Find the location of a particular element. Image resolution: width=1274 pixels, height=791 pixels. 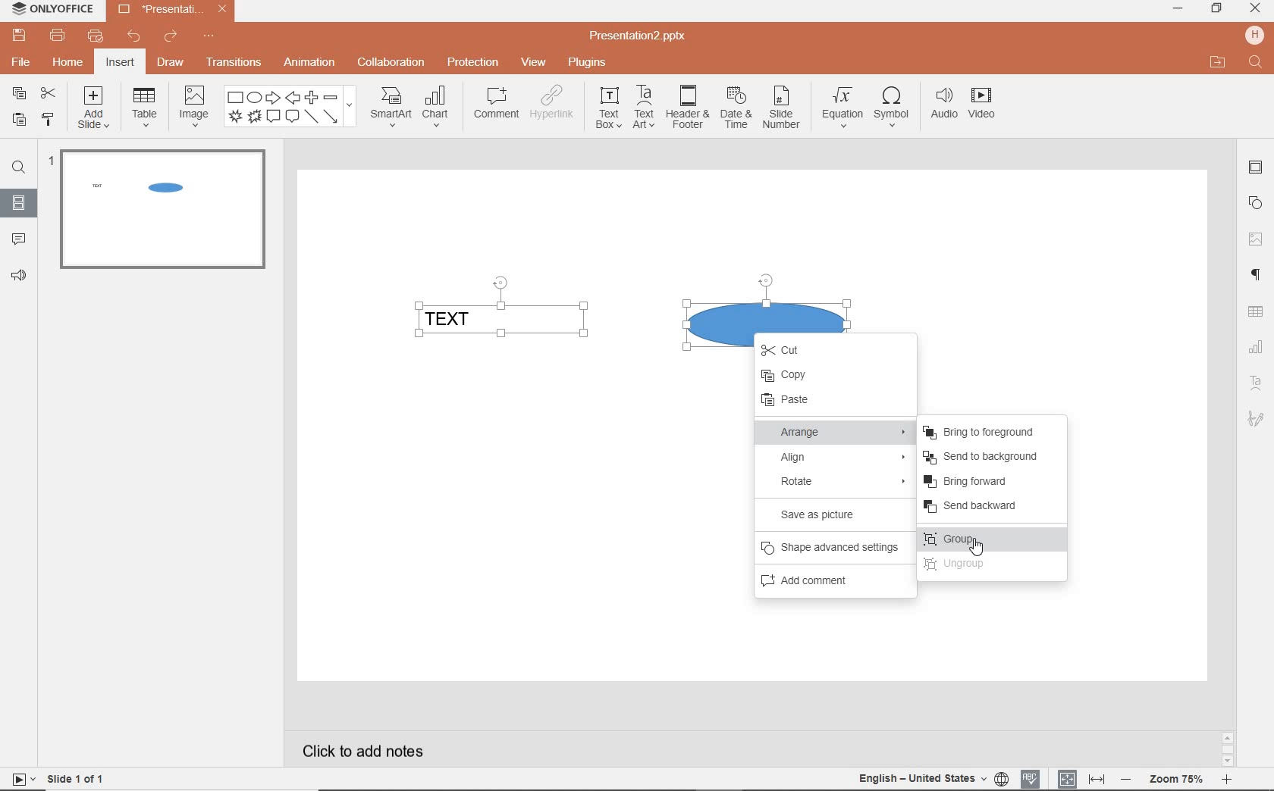

TEXT ART is located at coordinates (1254, 421).